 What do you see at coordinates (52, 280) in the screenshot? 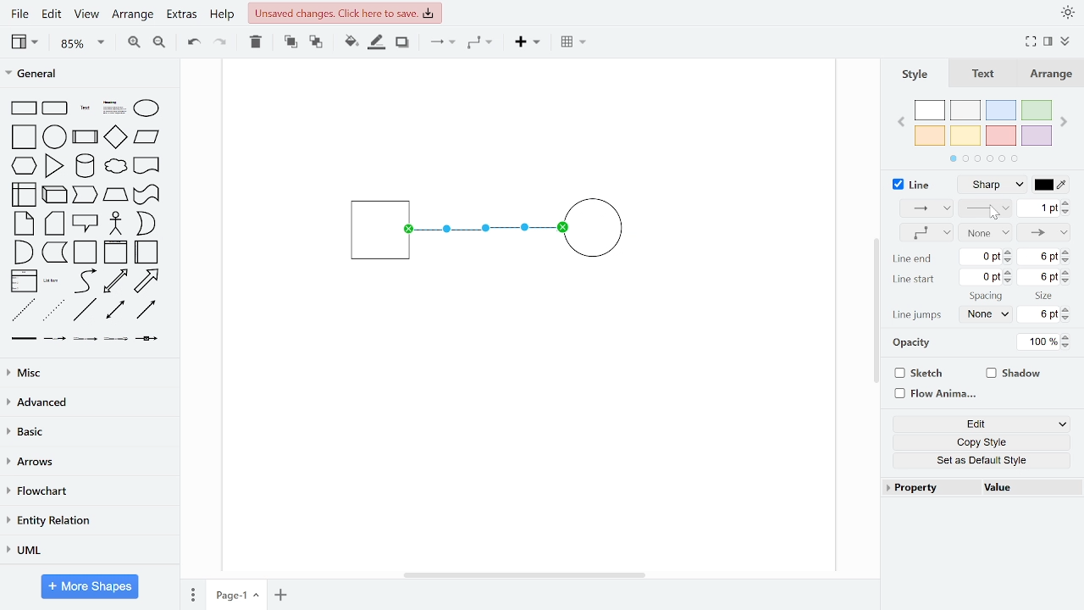
I see `list item` at bounding box center [52, 280].